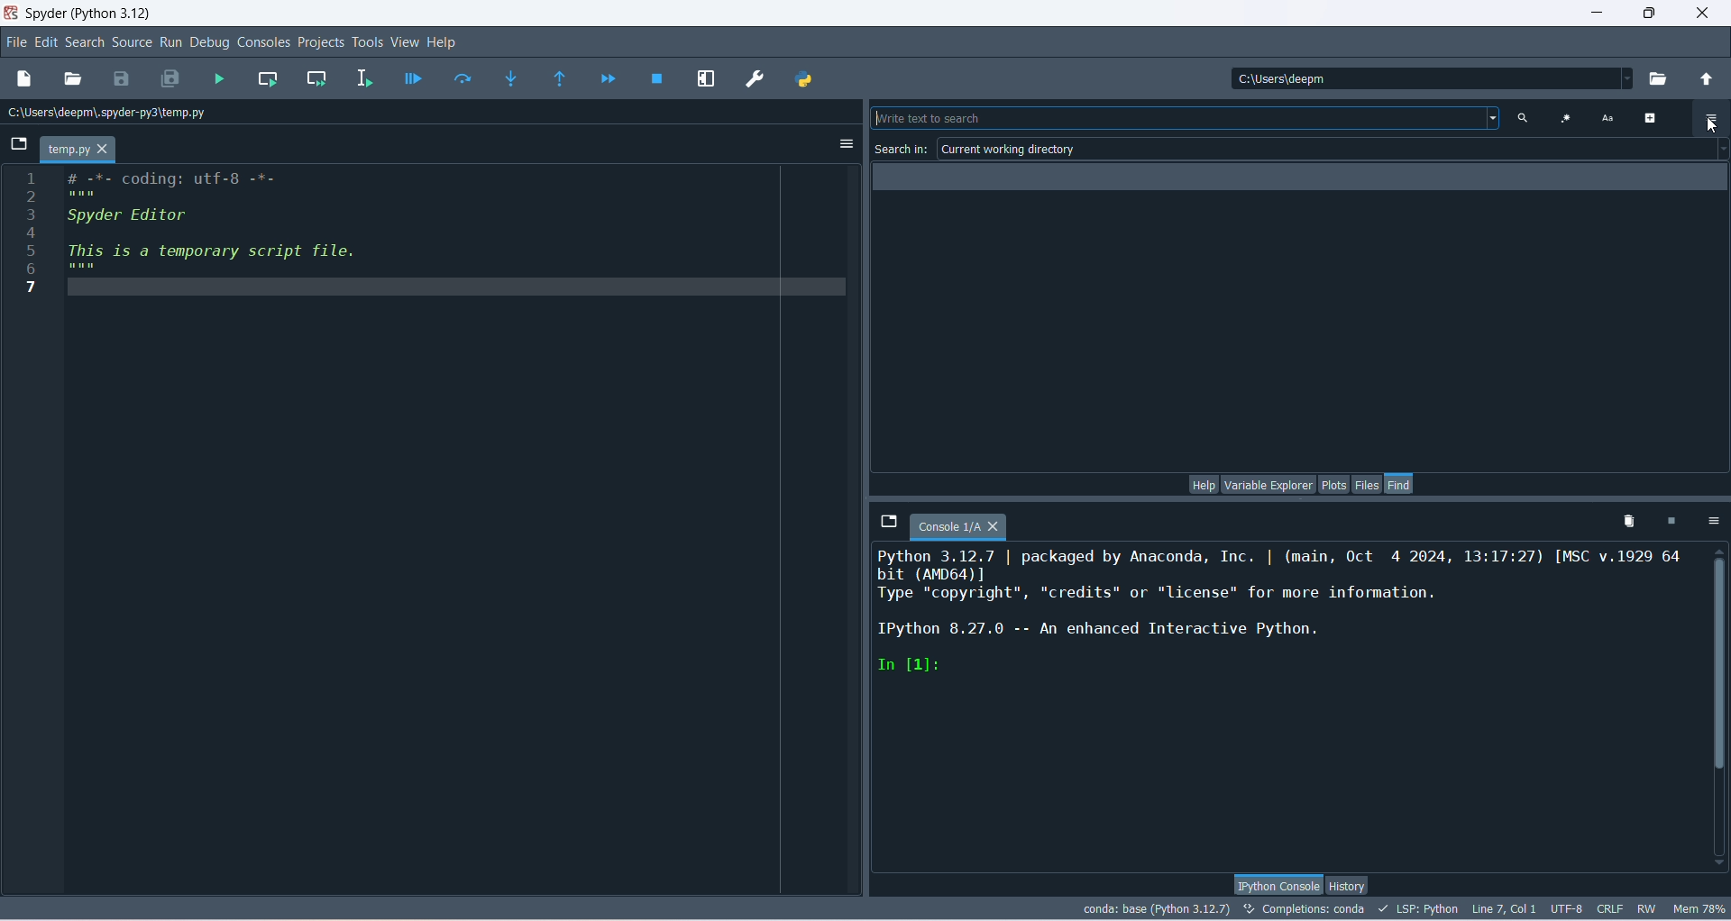 This screenshot has height=921, width=1731. What do you see at coordinates (1417, 909) in the screenshot?
I see `LSP:Python` at bounding box center [1417, 909].